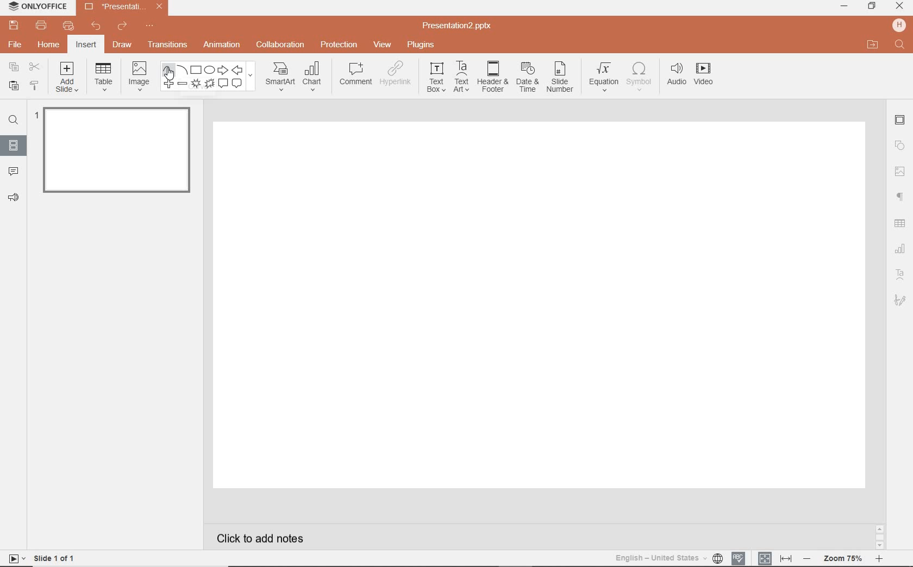 The image size is (913, 567). Describe the element at coordinates (775, 557) in the screenshot. I see `FIT TO SLIDE / FIT TO WIDTH` at that location.